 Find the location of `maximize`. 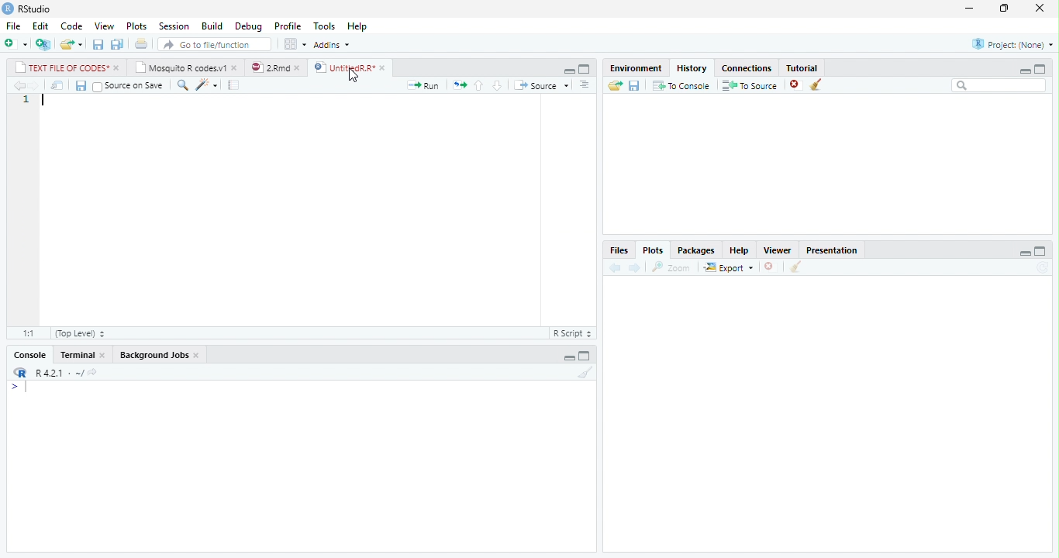

maximize is located at coordinates (1040, 250).